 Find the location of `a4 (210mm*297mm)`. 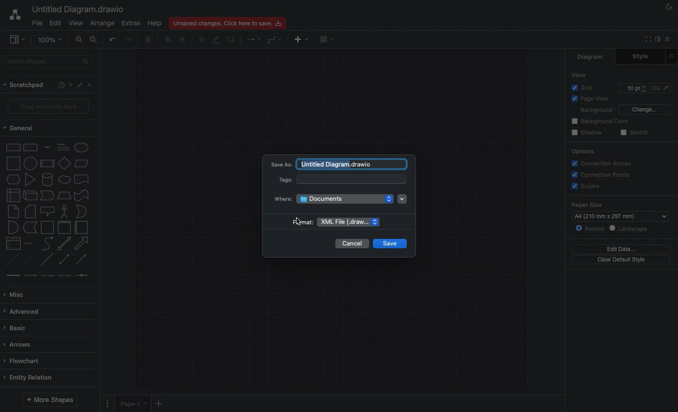

a4 (210mm*297mm) is located at coordinates (607, 215).